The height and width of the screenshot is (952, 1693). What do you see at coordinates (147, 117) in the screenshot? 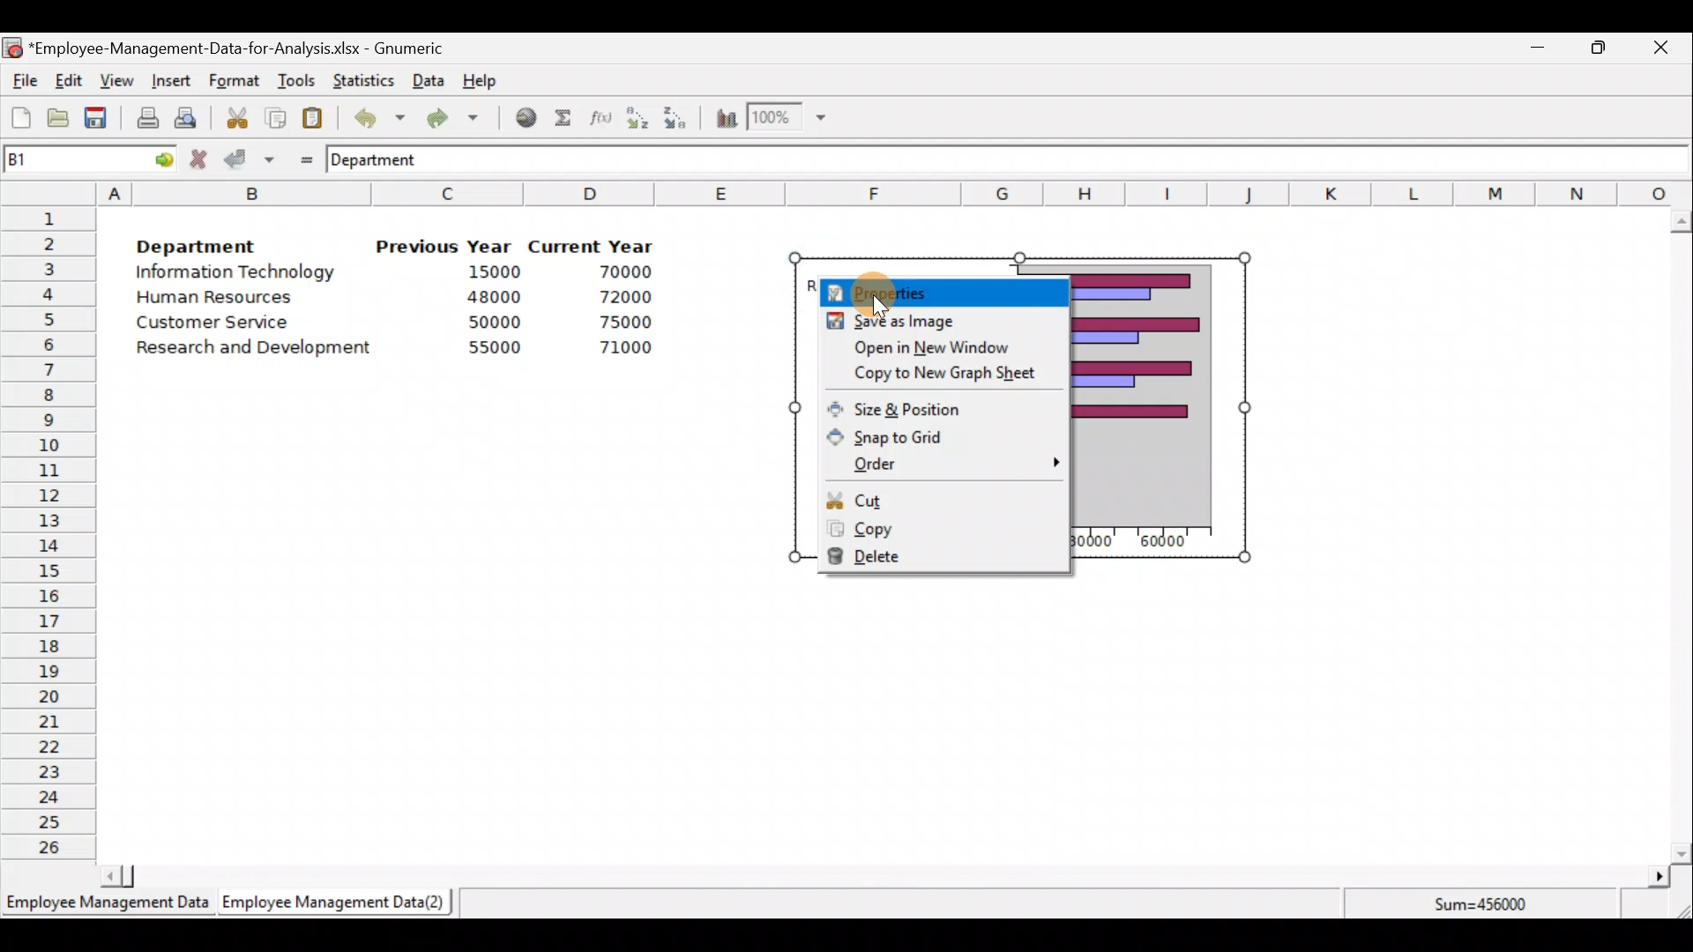
I see `Print current file` at bounding box center [147, 117].